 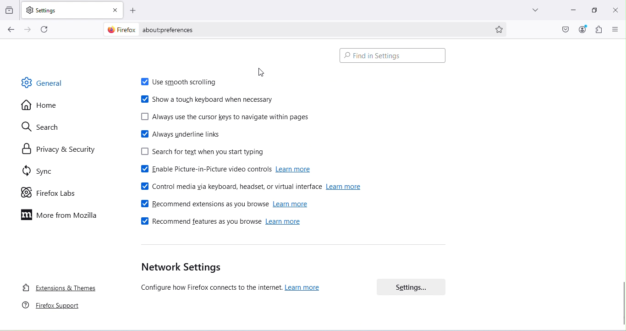 What do you see at coordinates (208, 279) in the screenshot?
I see `Network settings` at bounding box center [208, 279].